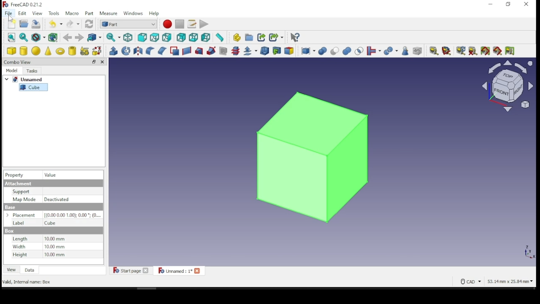 This screenshot has height=304, width=540. I want to click on make face from wires, so click(175, 51).